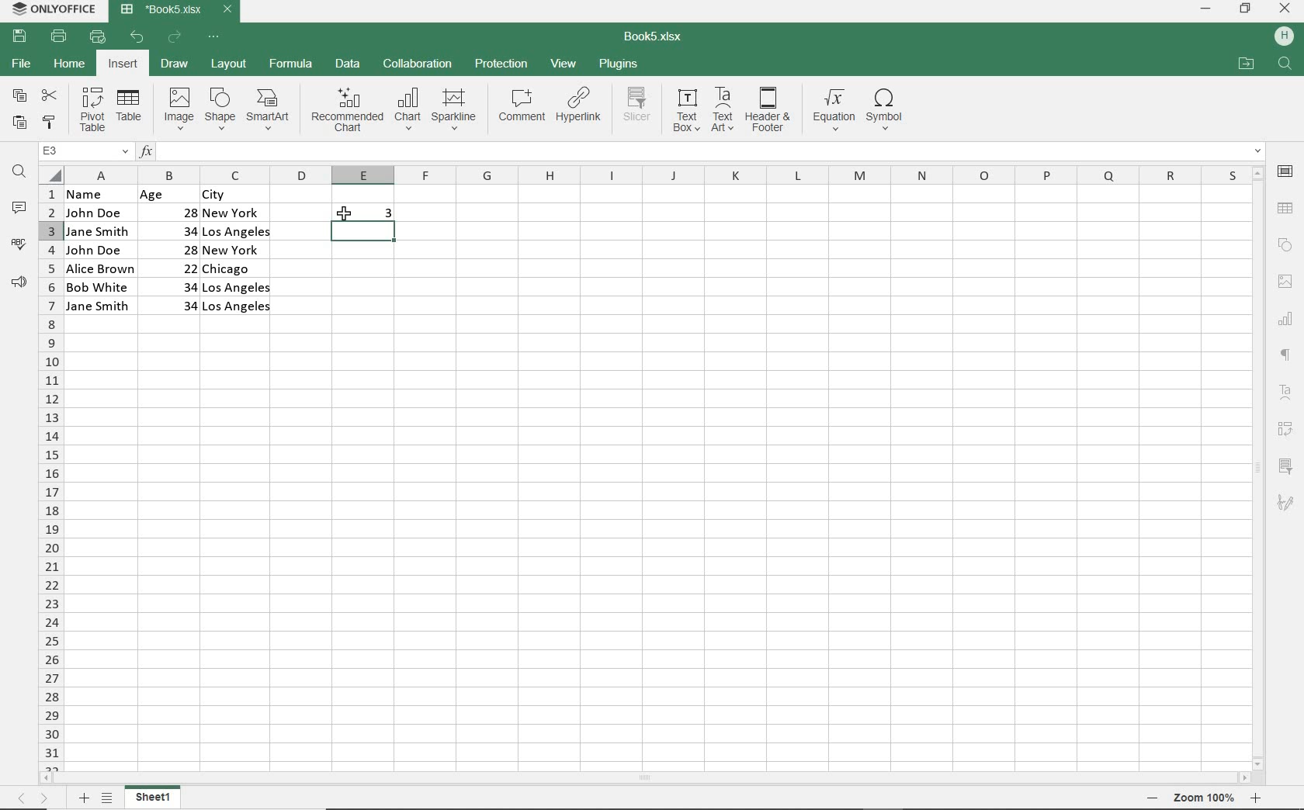 The width and height of the screenshot is (1304, 810). What do you see at coordinates (174, 64) in the screenshot?
I see `DRAW` at bounding box center [174, 64].